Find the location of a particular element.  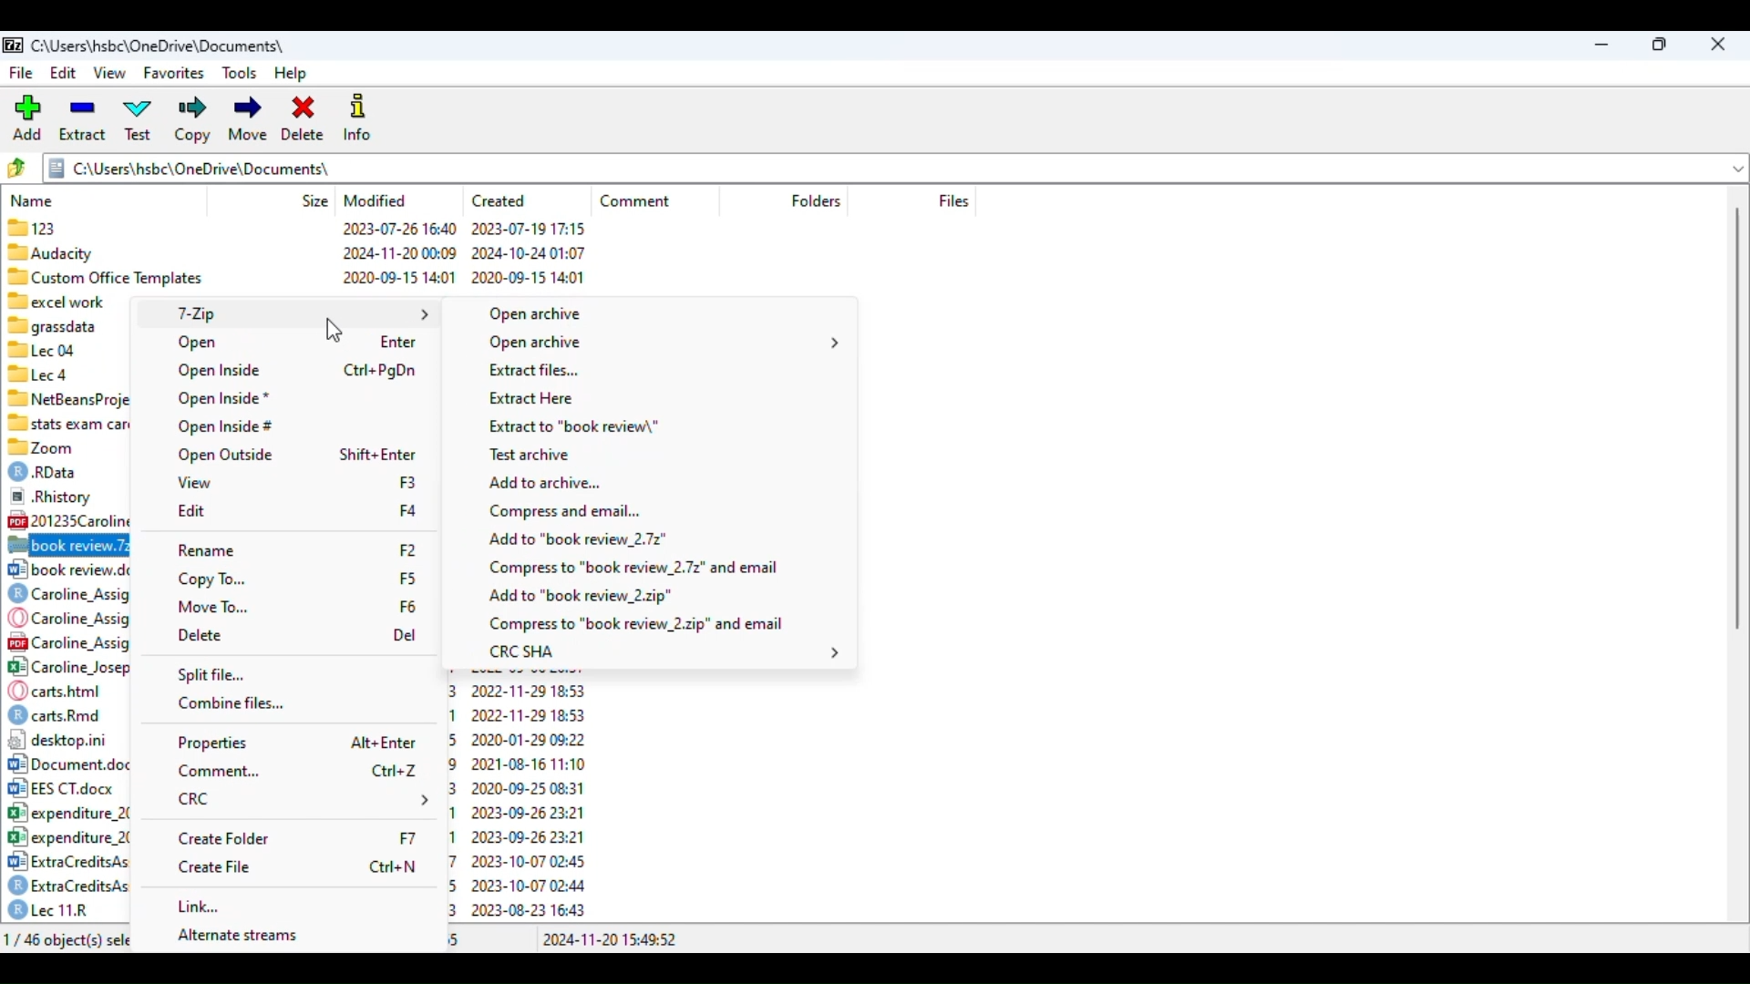

move is located at coordinates (247, 121).